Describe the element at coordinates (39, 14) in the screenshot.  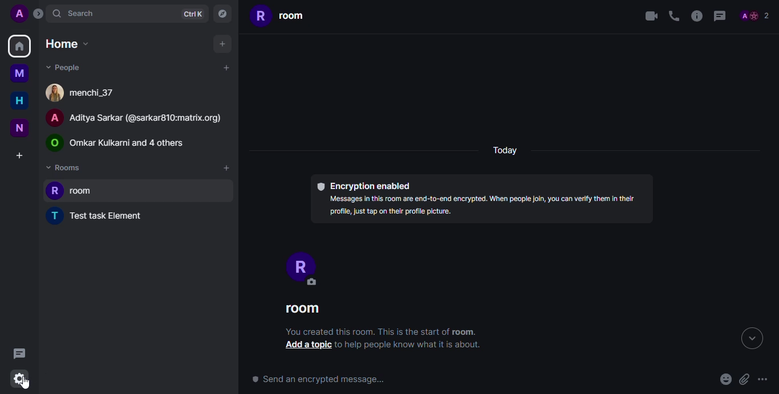
I see `expand` at that location.